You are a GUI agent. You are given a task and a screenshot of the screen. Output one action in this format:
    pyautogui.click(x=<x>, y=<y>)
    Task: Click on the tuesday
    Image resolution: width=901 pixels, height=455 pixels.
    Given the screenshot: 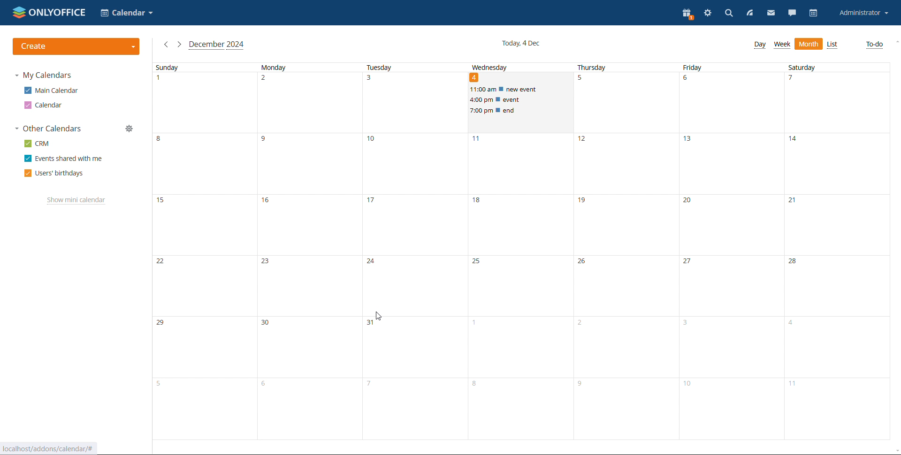 What is the action you would take?
    pyautogui.click(x=416, y=252)
    